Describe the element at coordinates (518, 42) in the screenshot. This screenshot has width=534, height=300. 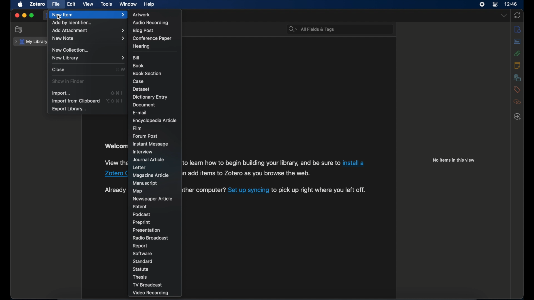
I see `abstract` at that location.